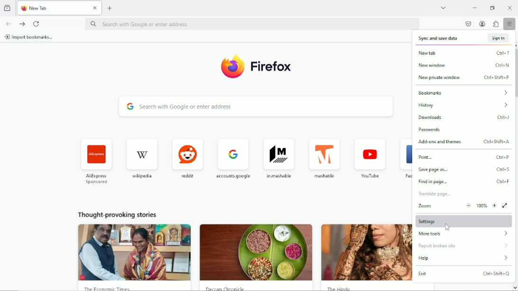 This screenshot has height=291, width=518. I want to click on reddit, so click(187, 157).